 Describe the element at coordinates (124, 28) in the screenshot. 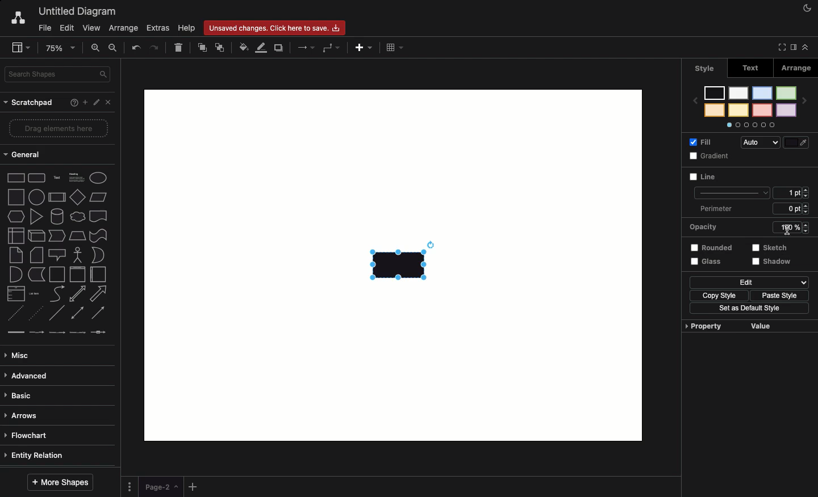

I see `Arrange` at that location.